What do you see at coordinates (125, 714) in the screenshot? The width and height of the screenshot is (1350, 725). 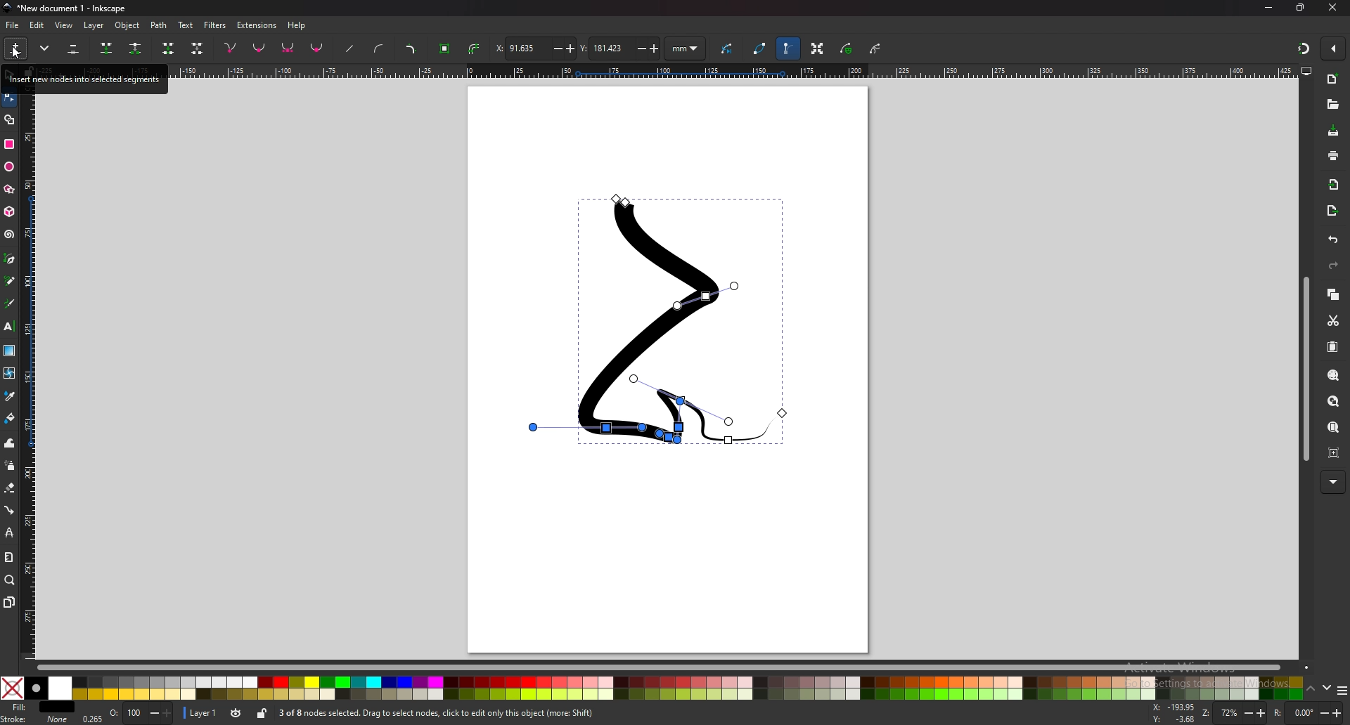 I see `Opacity` at bounding box center [125, 714].